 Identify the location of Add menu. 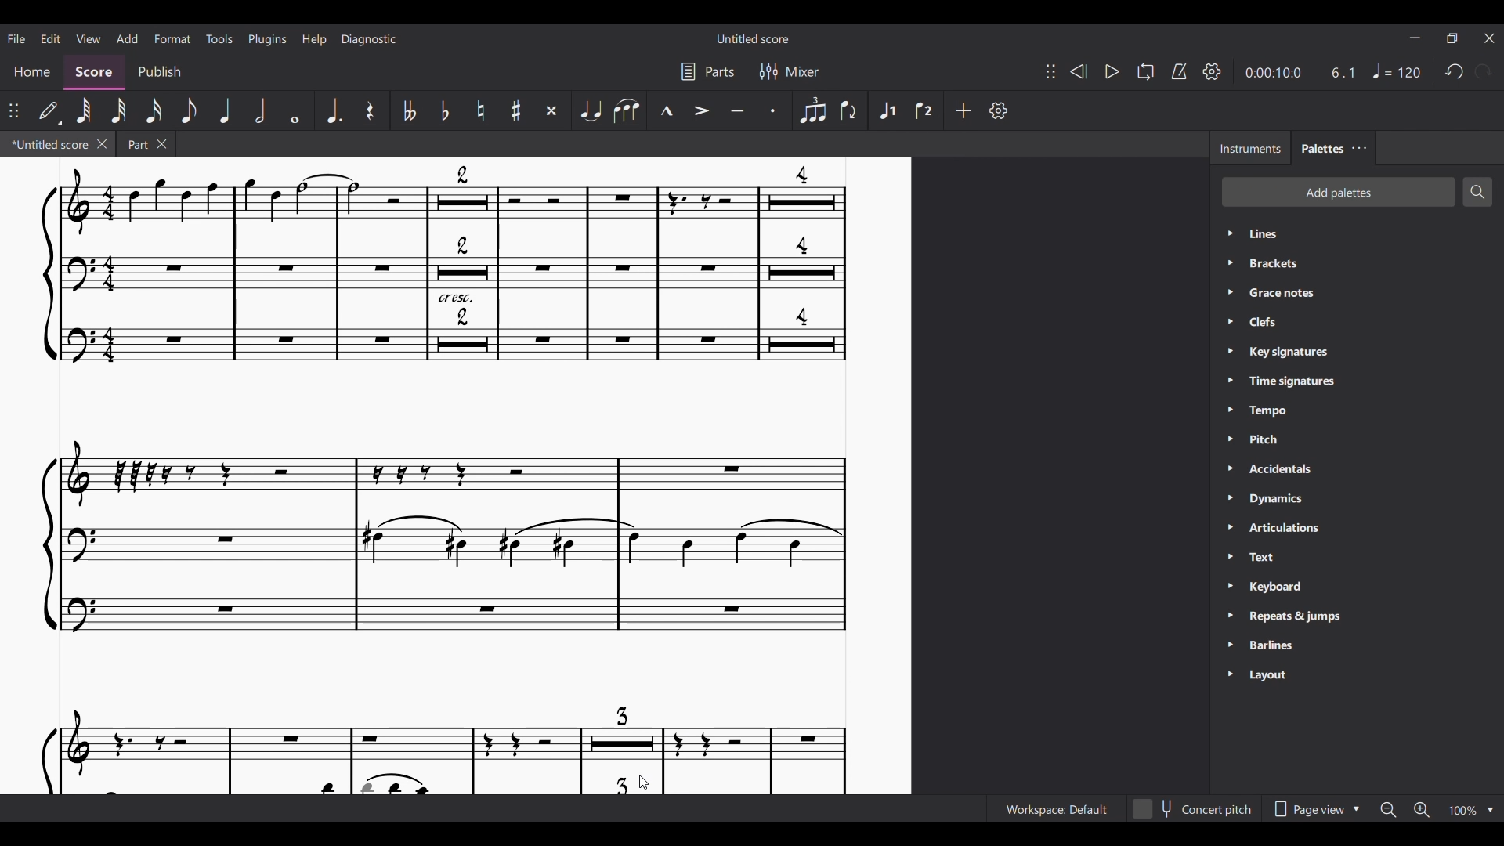
(128, 38).